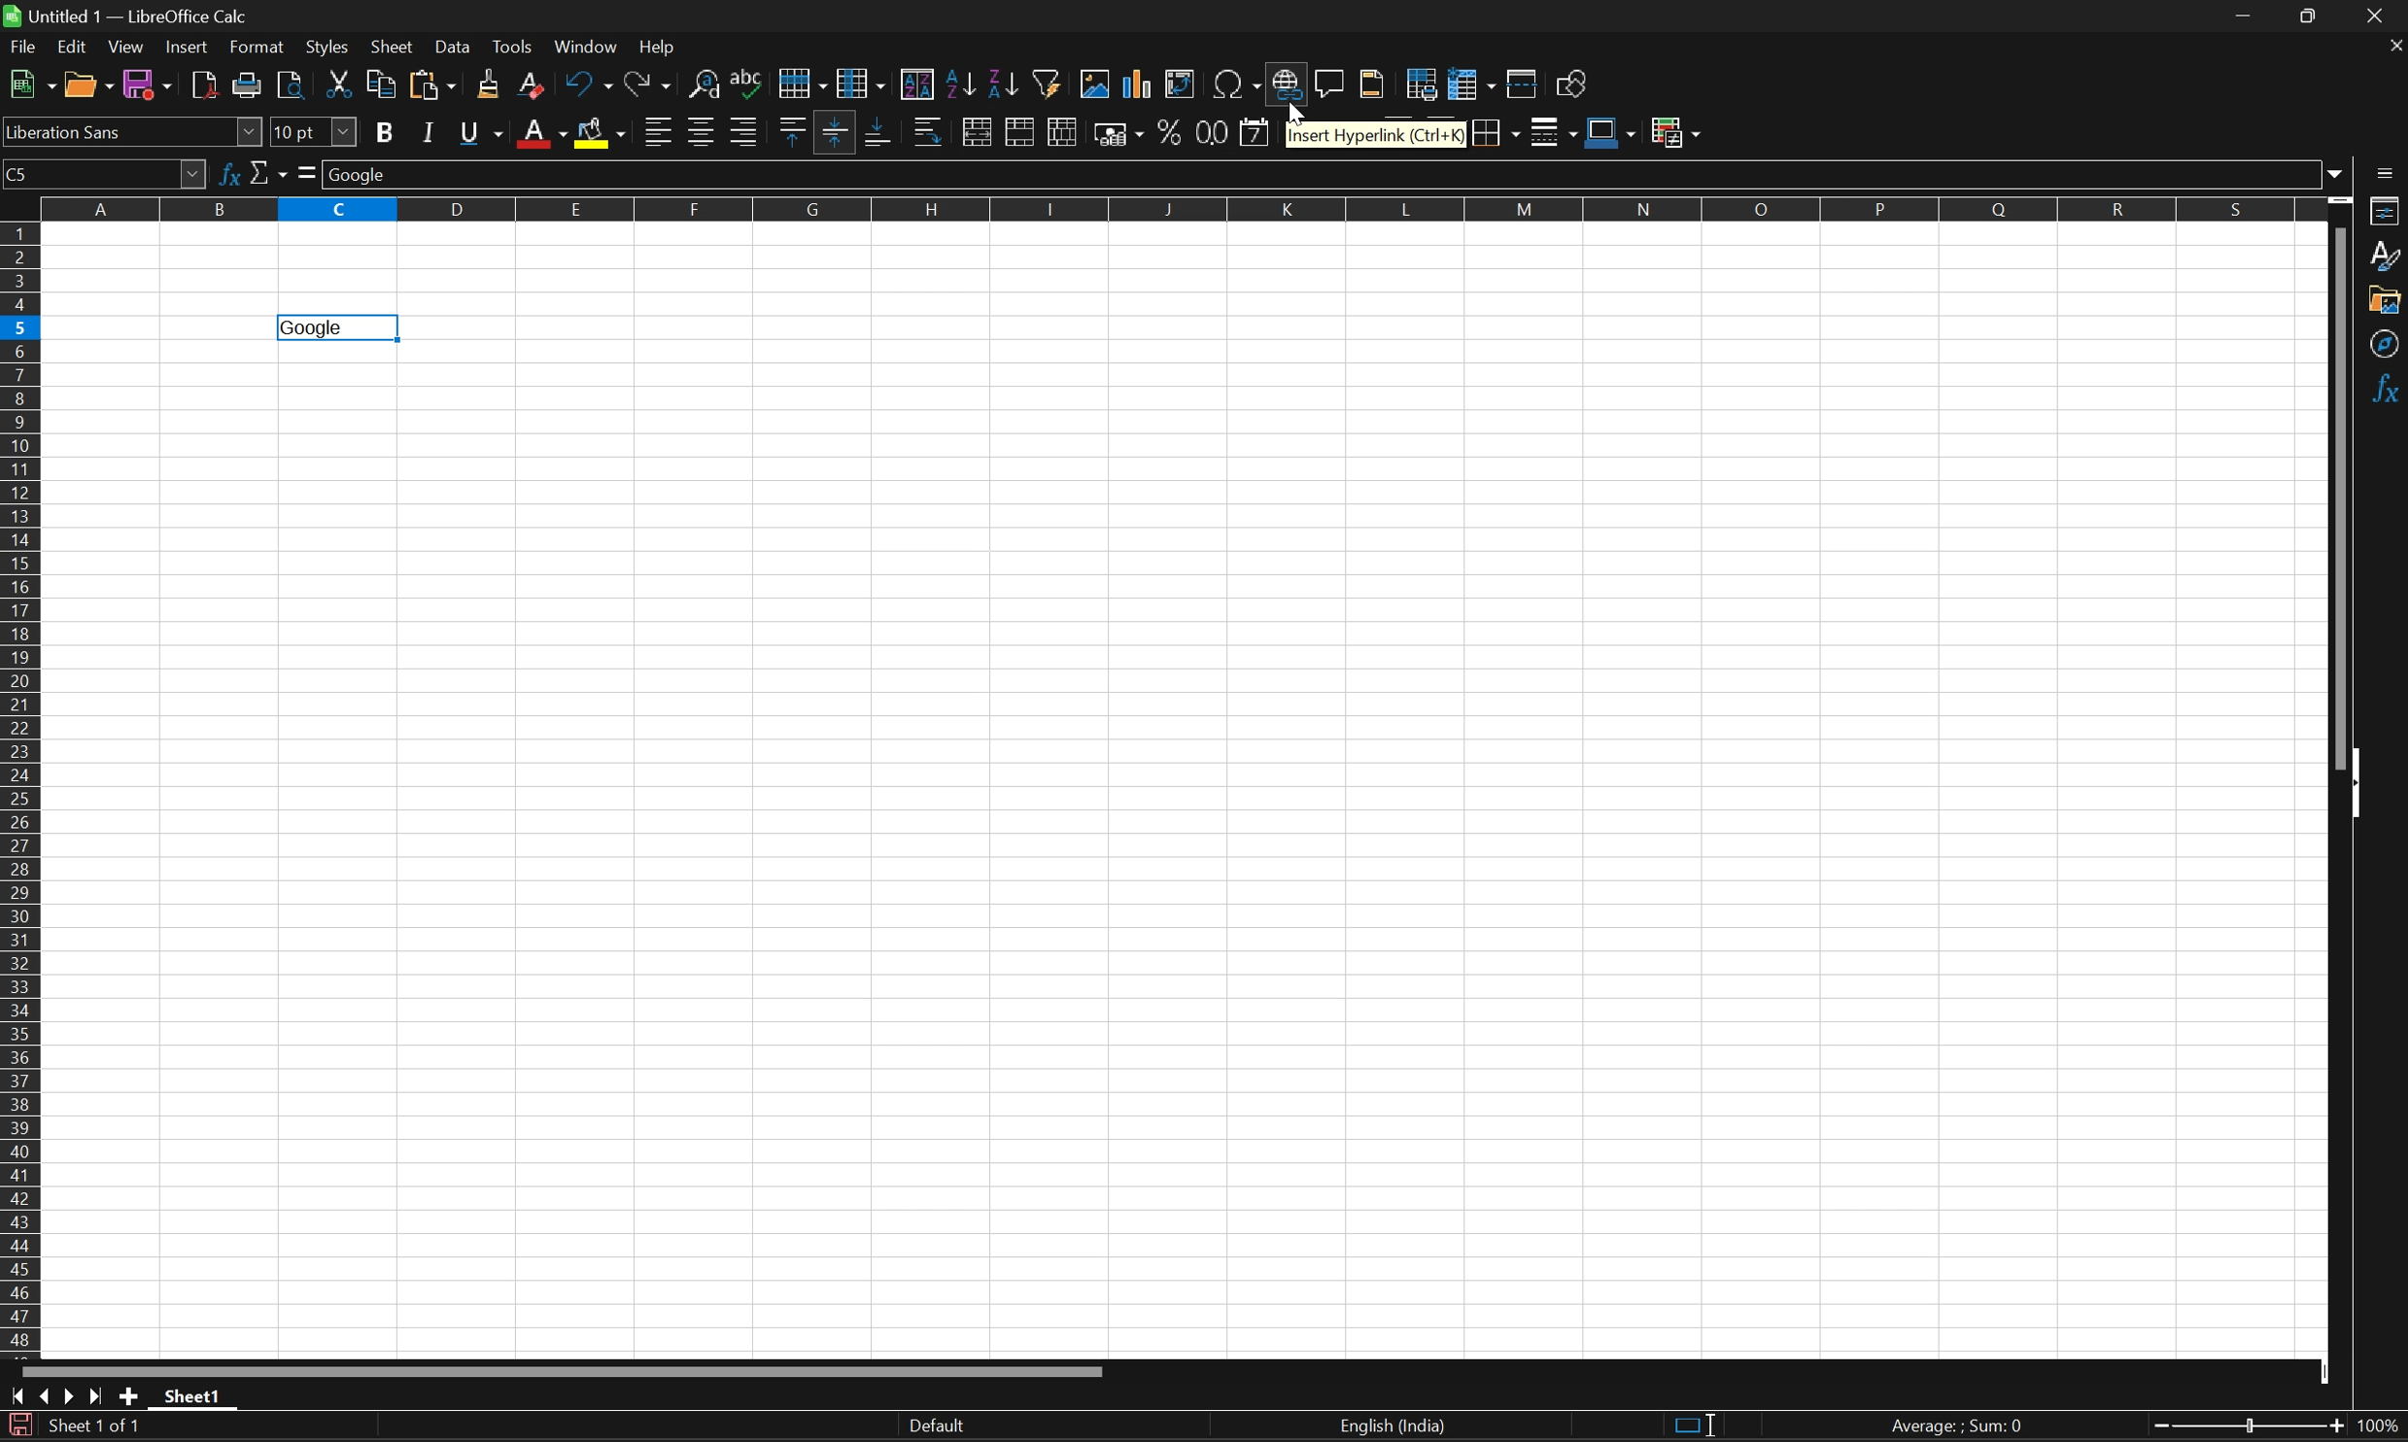  Describe the element at coordinates (456, 48) in the screenshot. I see `Data` at that location.